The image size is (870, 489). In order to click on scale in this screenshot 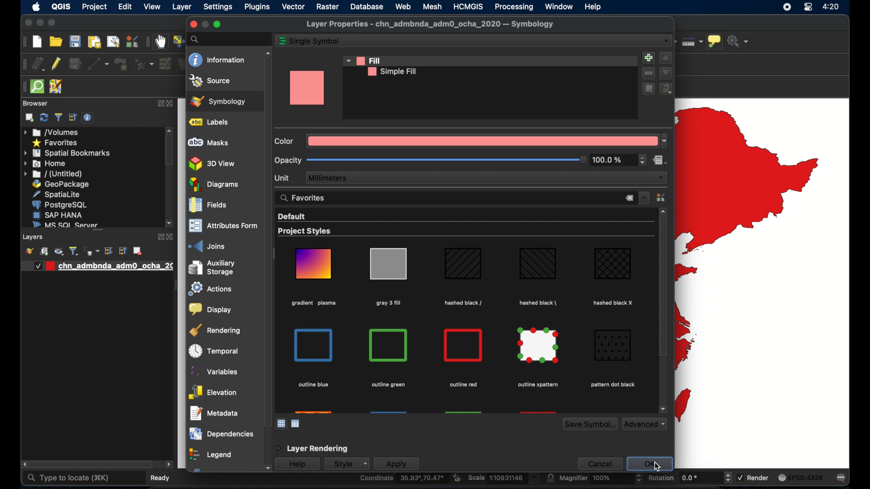, I will do `click(503, 479)`.